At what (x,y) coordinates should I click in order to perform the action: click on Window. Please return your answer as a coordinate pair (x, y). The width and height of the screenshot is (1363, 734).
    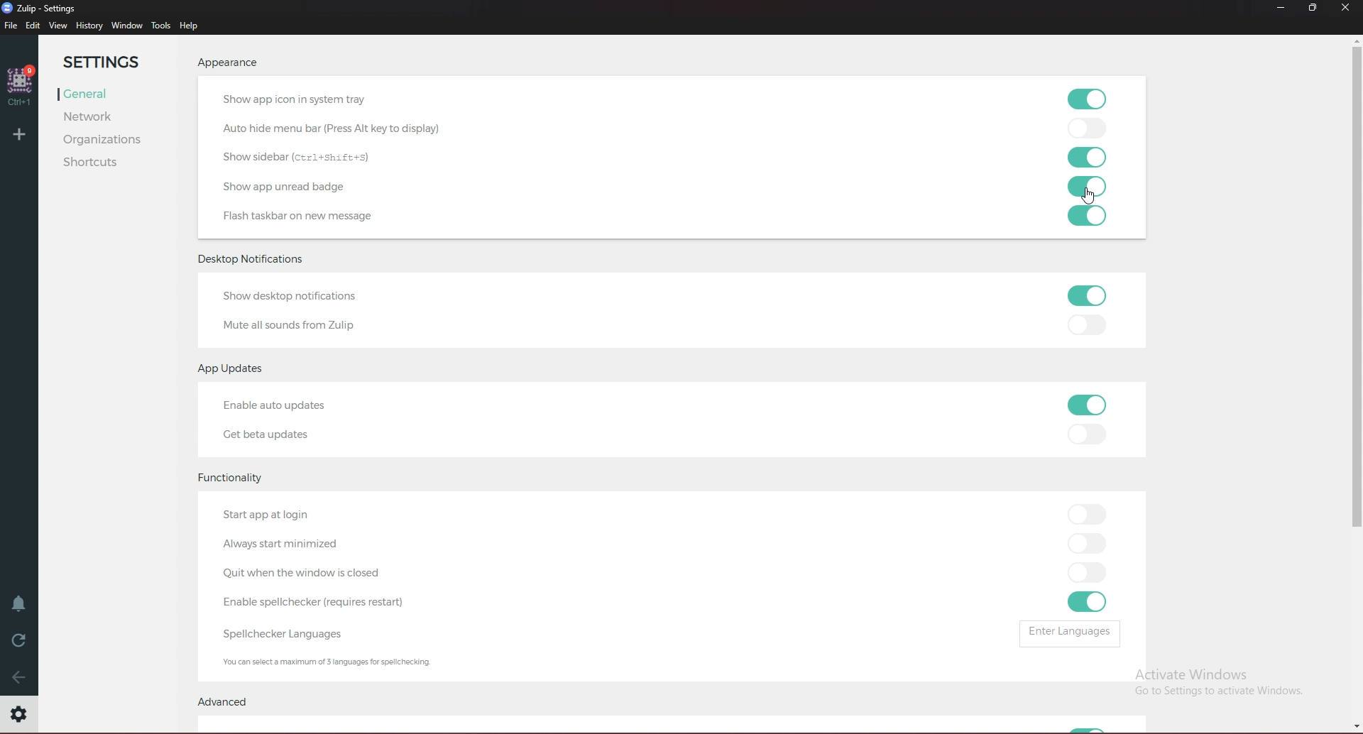
    Looking at the image, I should click on (127, 26).